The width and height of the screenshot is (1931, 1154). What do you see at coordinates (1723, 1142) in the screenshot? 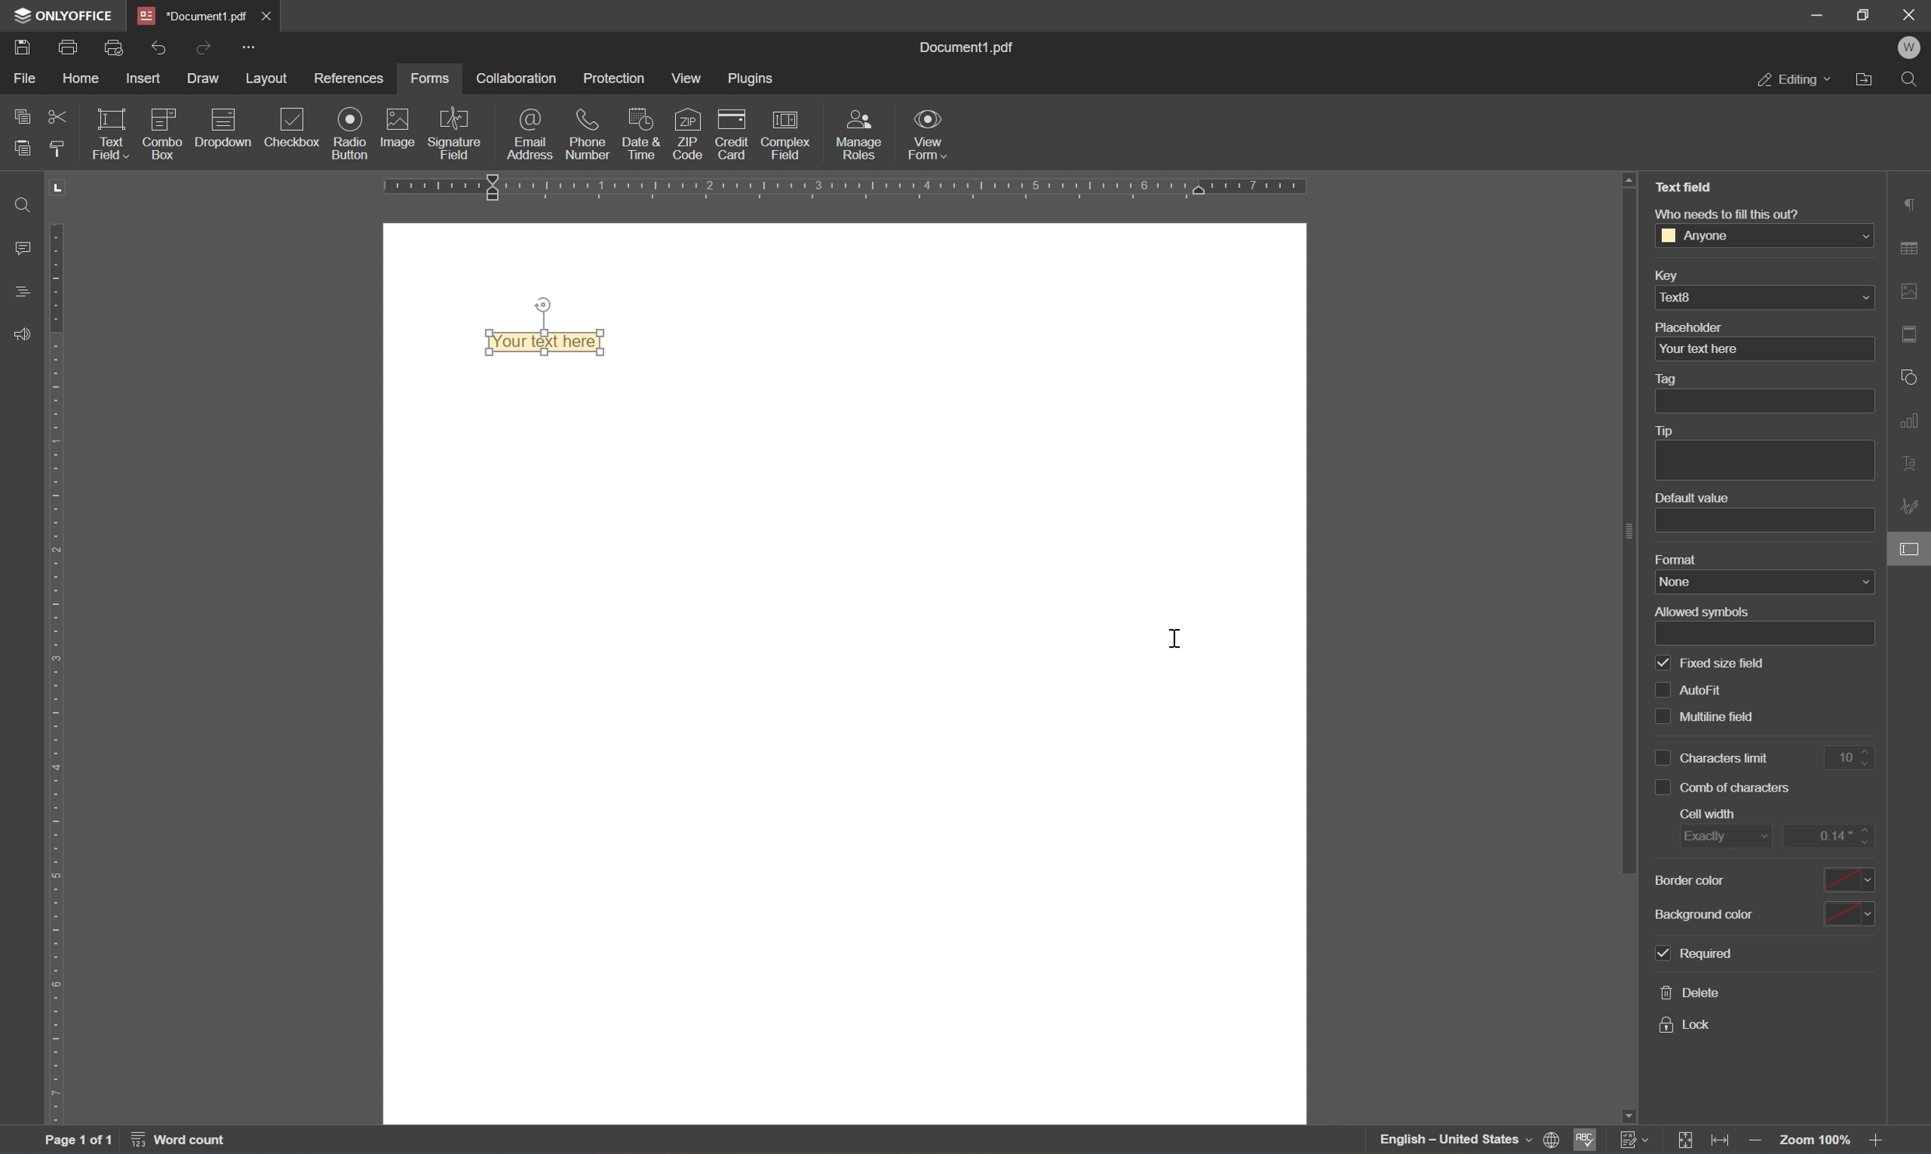
I see `fit to width` at bounding box center [1723, 1142].